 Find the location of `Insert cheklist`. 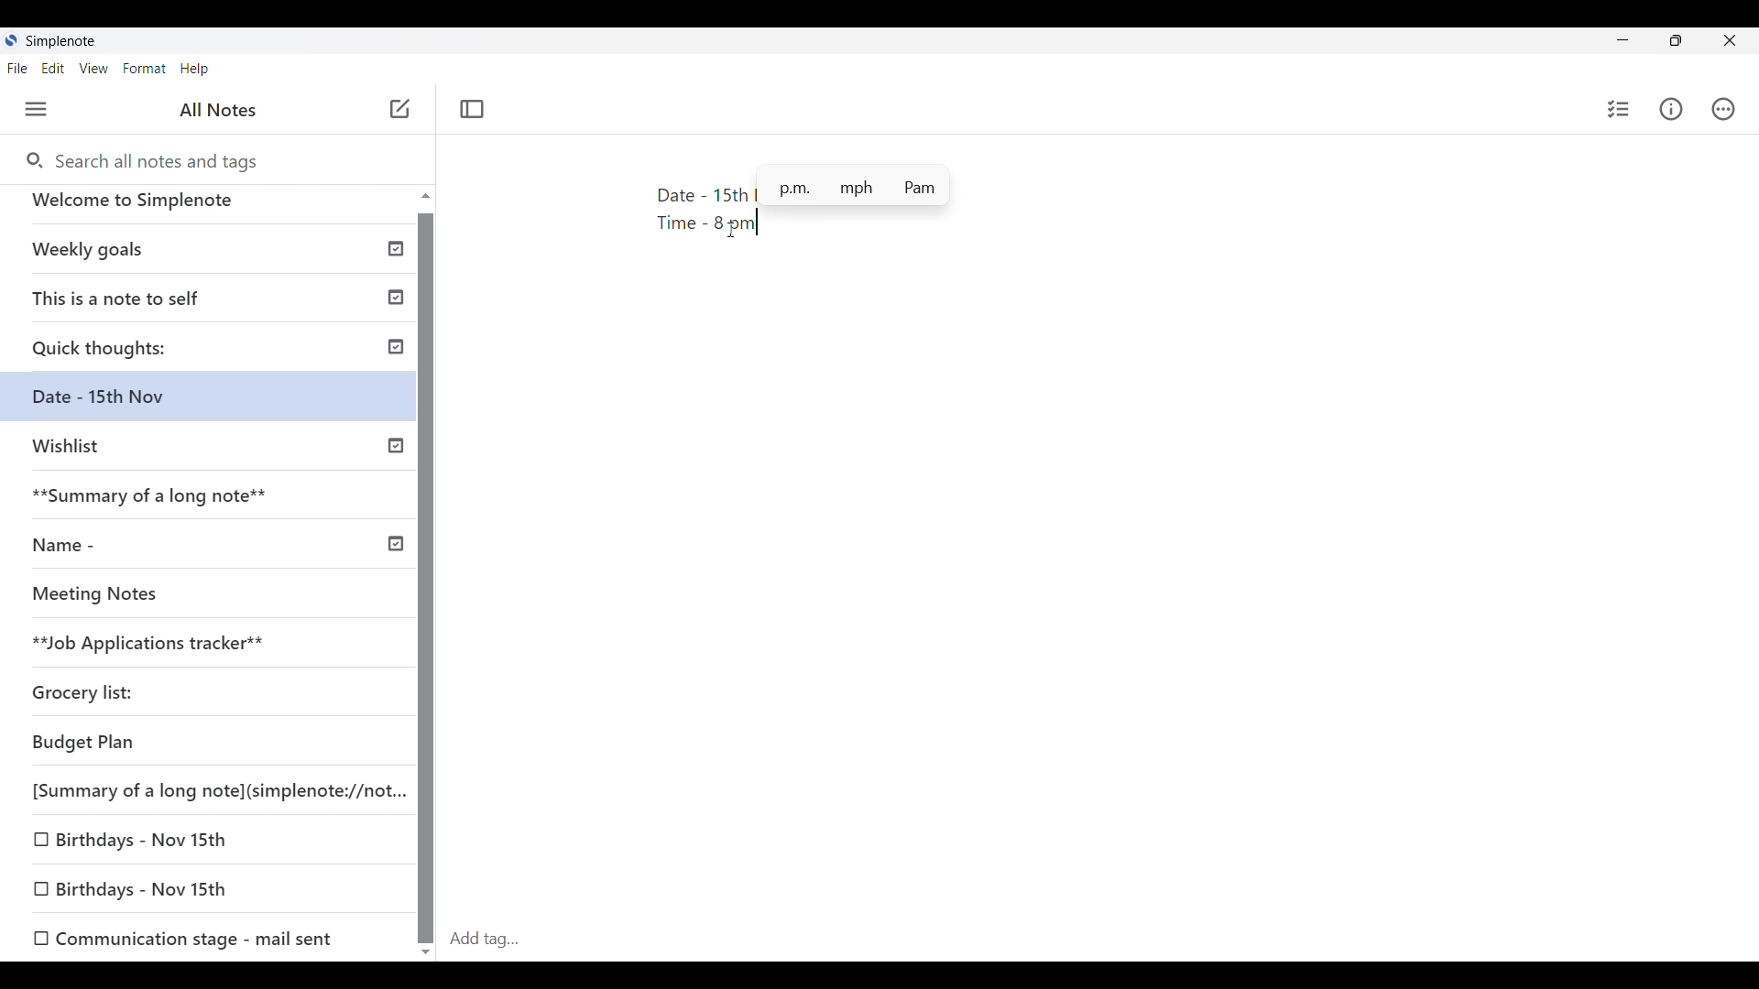

Insert cheklist is located at coordinates (1618, 109).